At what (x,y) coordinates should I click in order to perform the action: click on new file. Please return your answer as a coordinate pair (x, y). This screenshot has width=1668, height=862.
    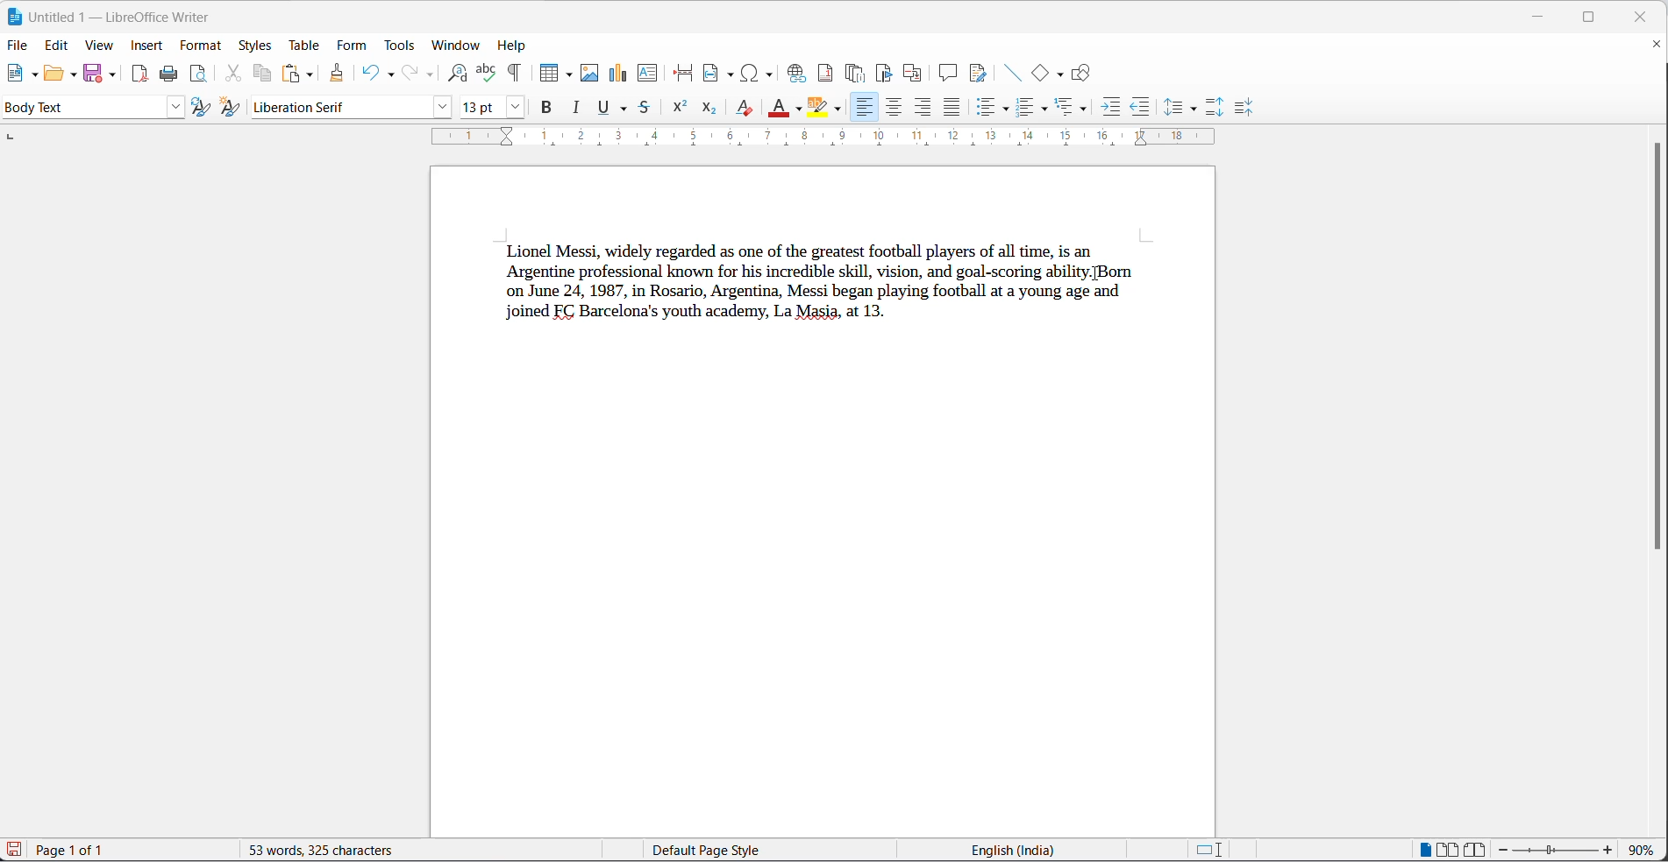
    Looking at the image, I should click on (11, 74).